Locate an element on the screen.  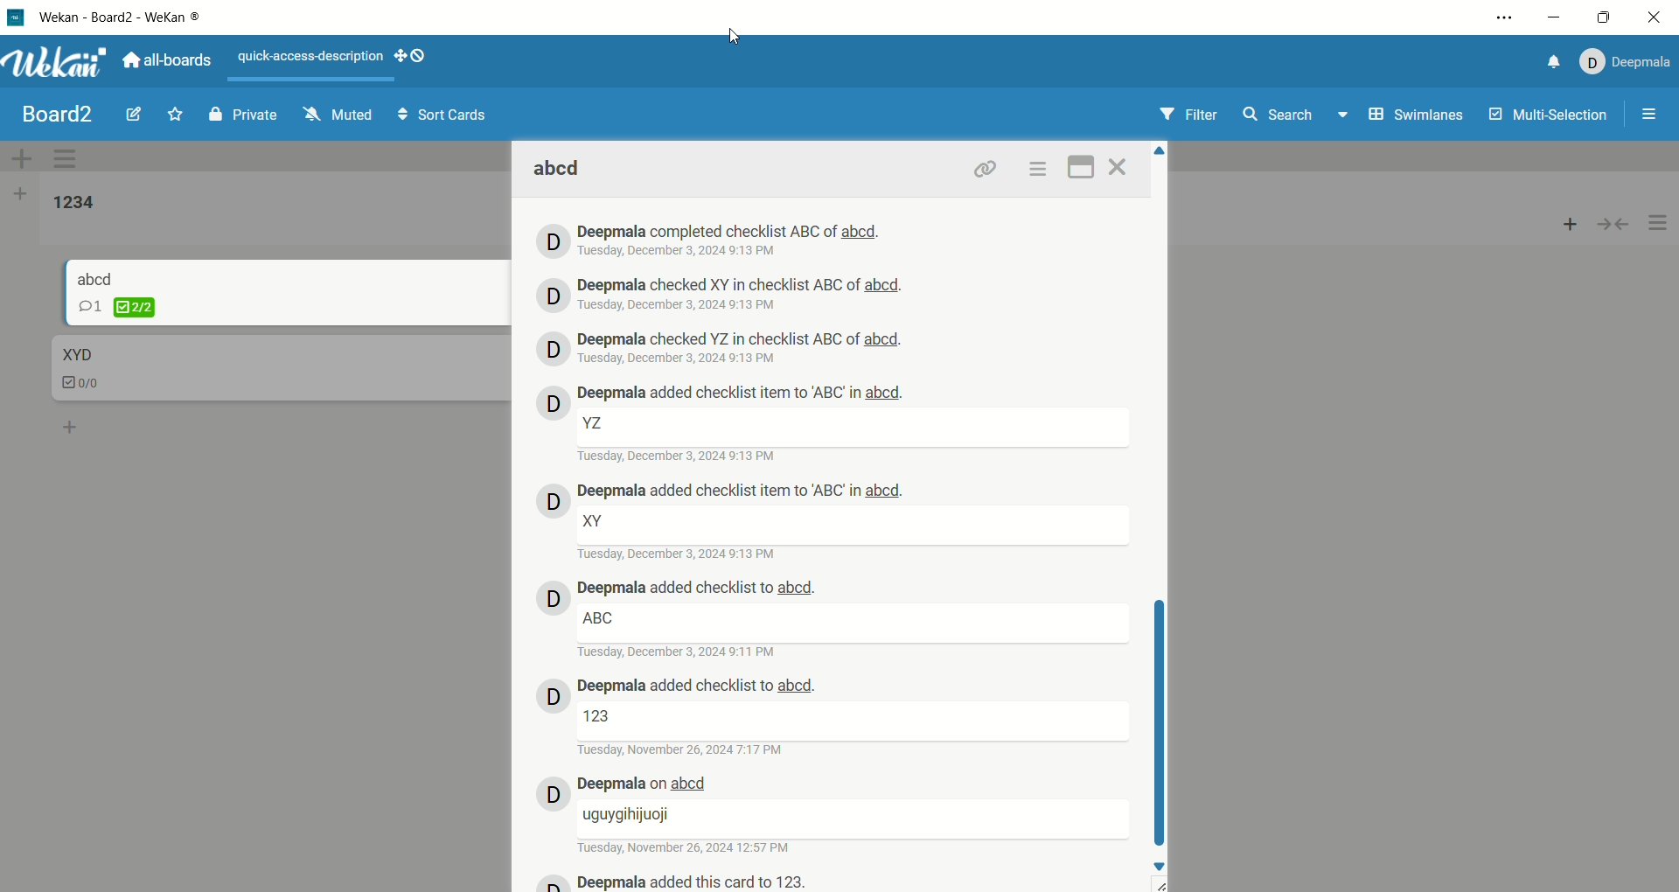
maximize is located at coordinates (1083, 165).